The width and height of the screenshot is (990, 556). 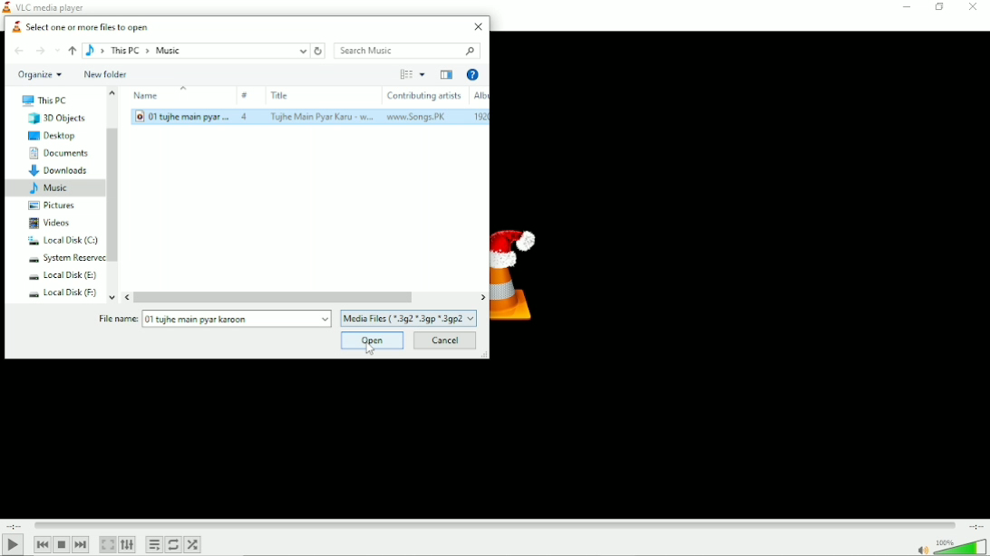 I want to click on Back, so click(x=18, y=50).